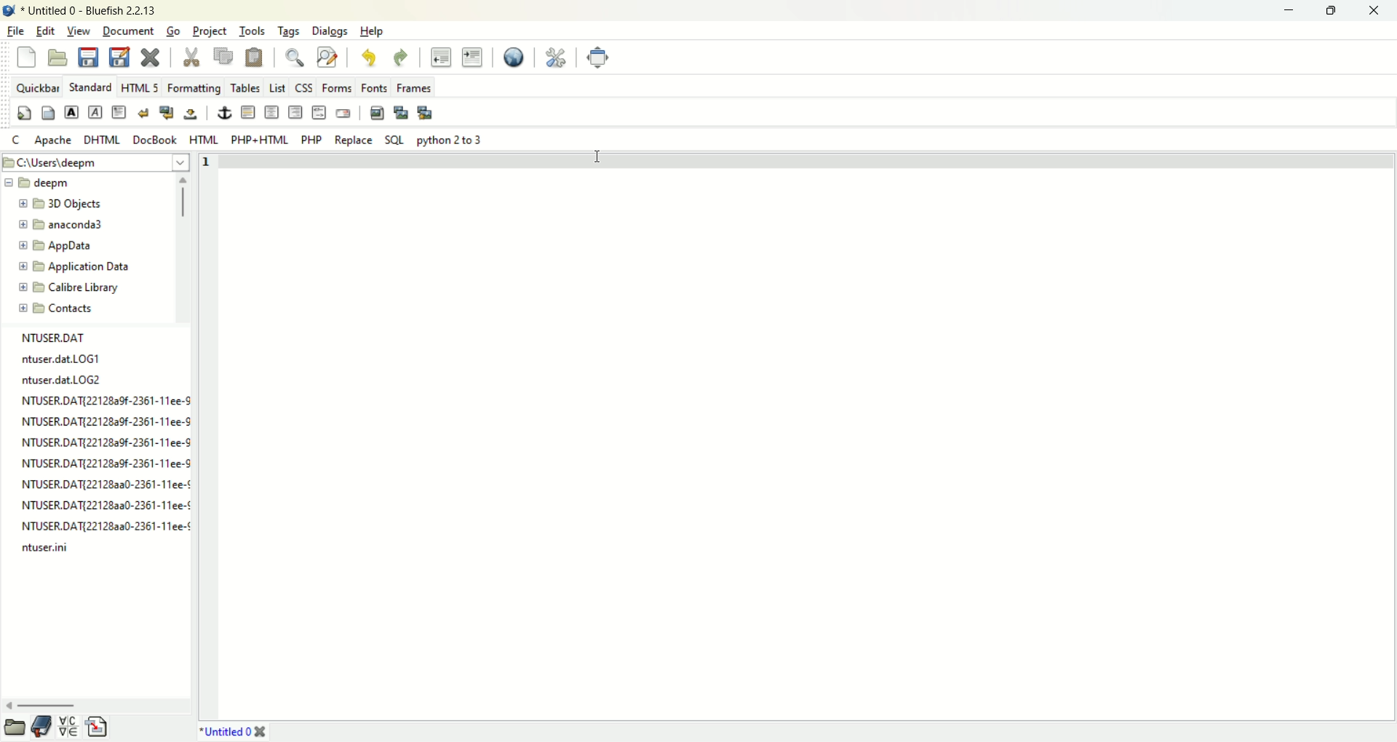 The height and width of the screenshot is (742, 1397). What do you see at coordinates (414, 87) in the screenshot?
I see `frames` at bounding box center [414, 87].